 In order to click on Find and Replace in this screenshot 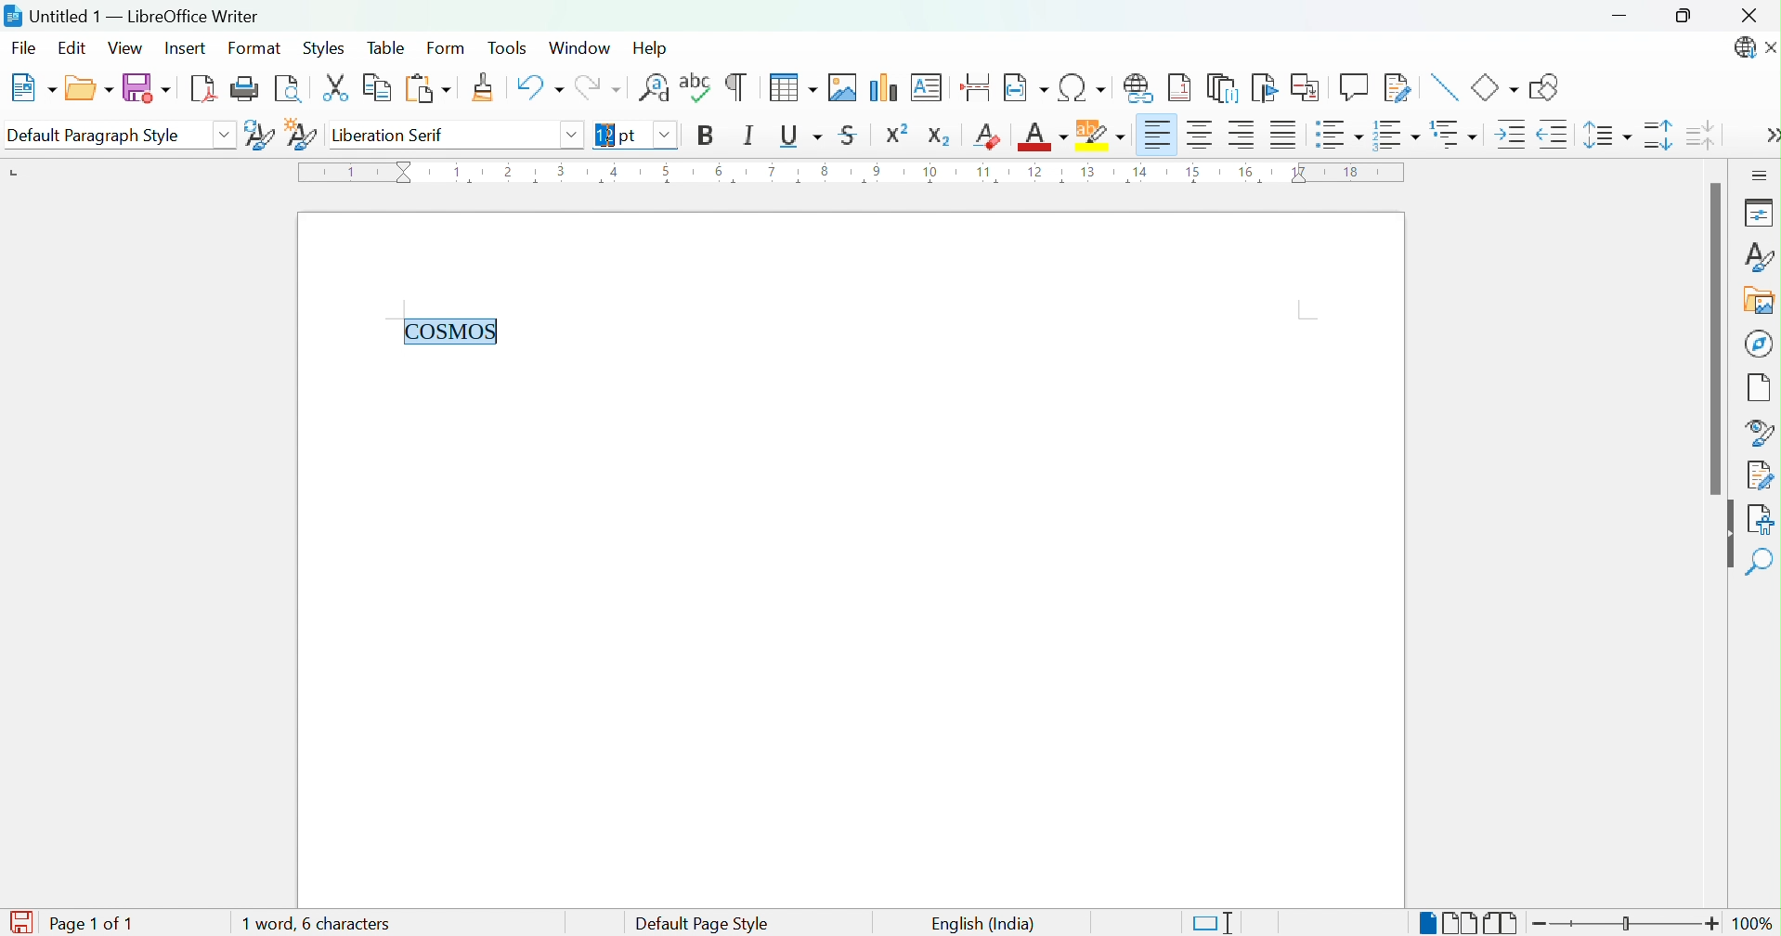, I will do `click(655, 87)`.